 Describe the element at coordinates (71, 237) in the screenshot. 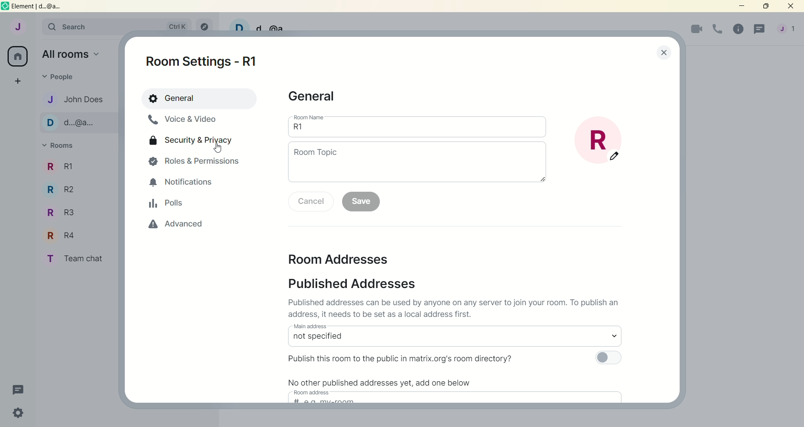

I see `R R4` at that location.